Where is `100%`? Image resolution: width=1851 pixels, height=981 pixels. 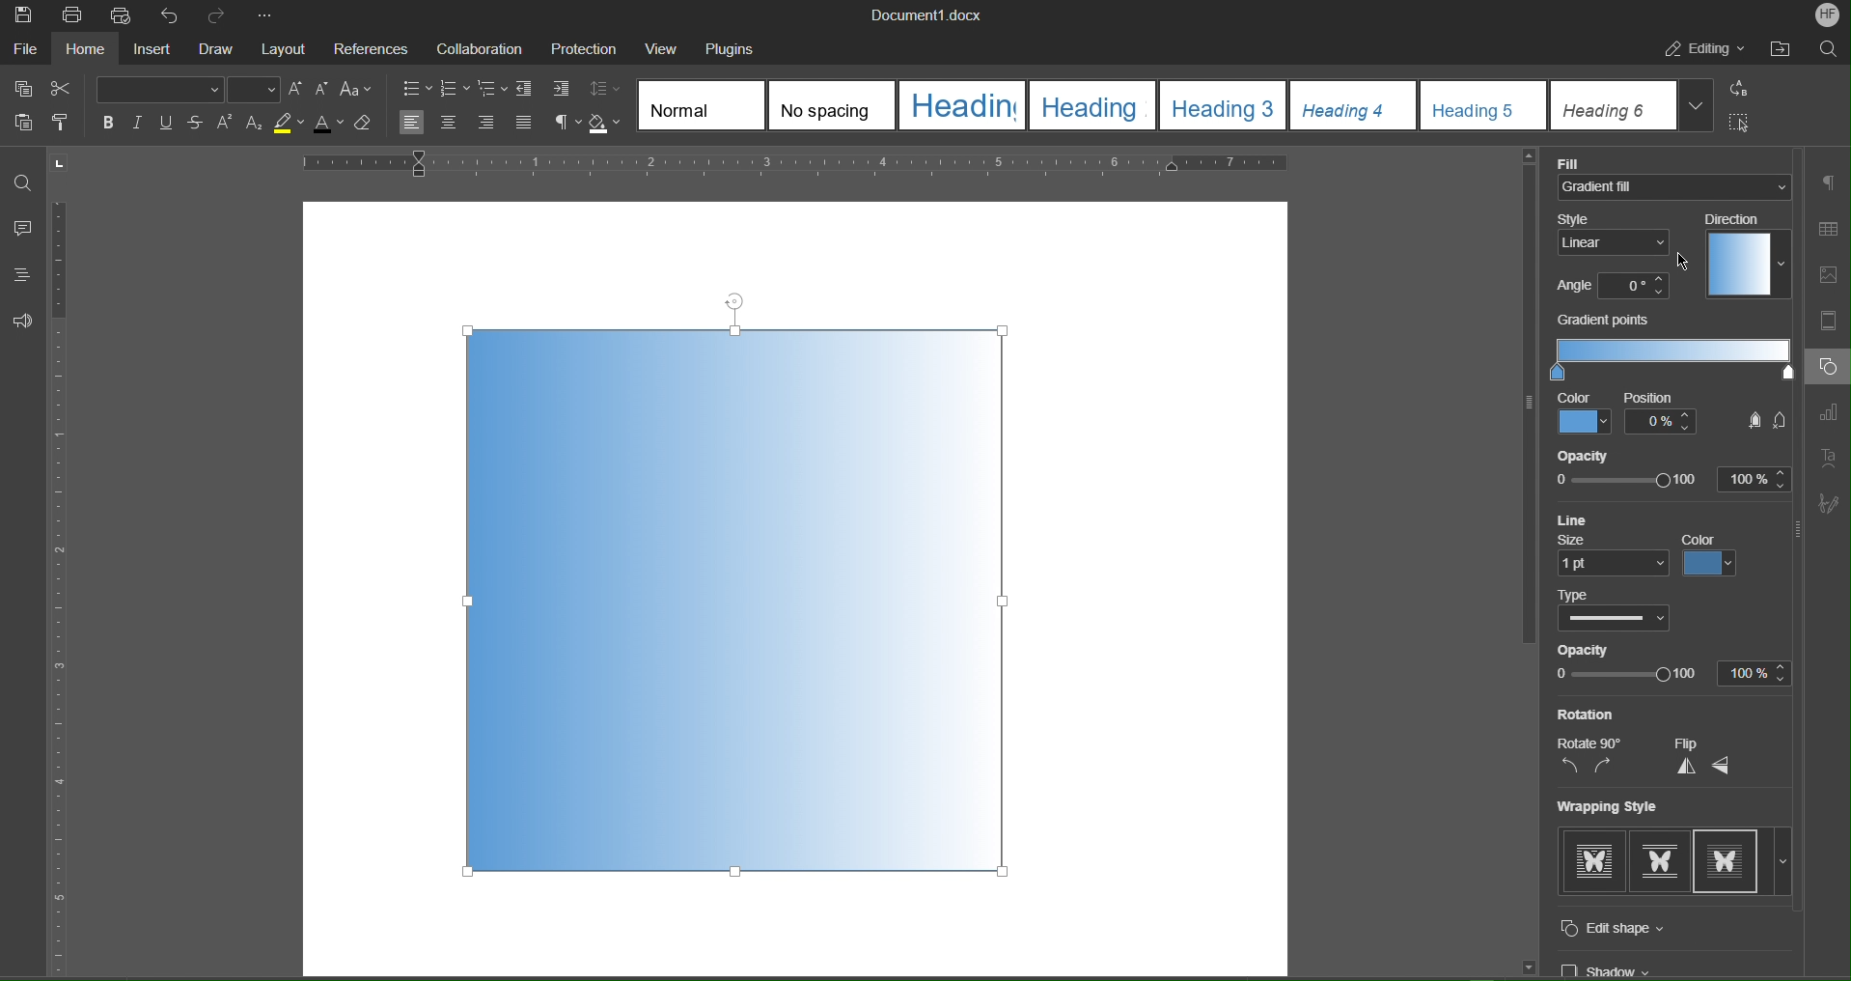 100% is located at coordinates (1754, 476).